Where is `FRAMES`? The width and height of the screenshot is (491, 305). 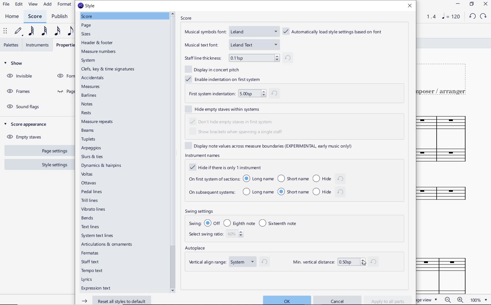 FRAMES is located at coordinates (18, 91).